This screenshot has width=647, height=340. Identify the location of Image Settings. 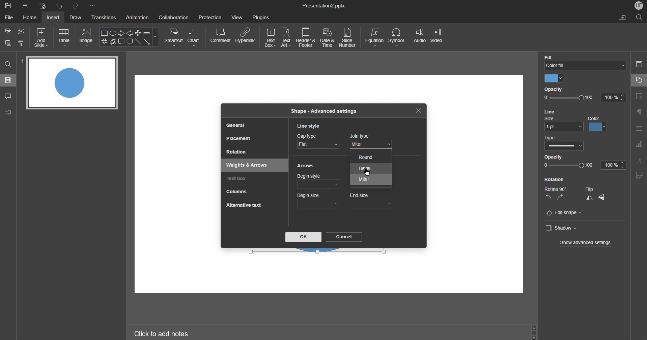
(640, 95).